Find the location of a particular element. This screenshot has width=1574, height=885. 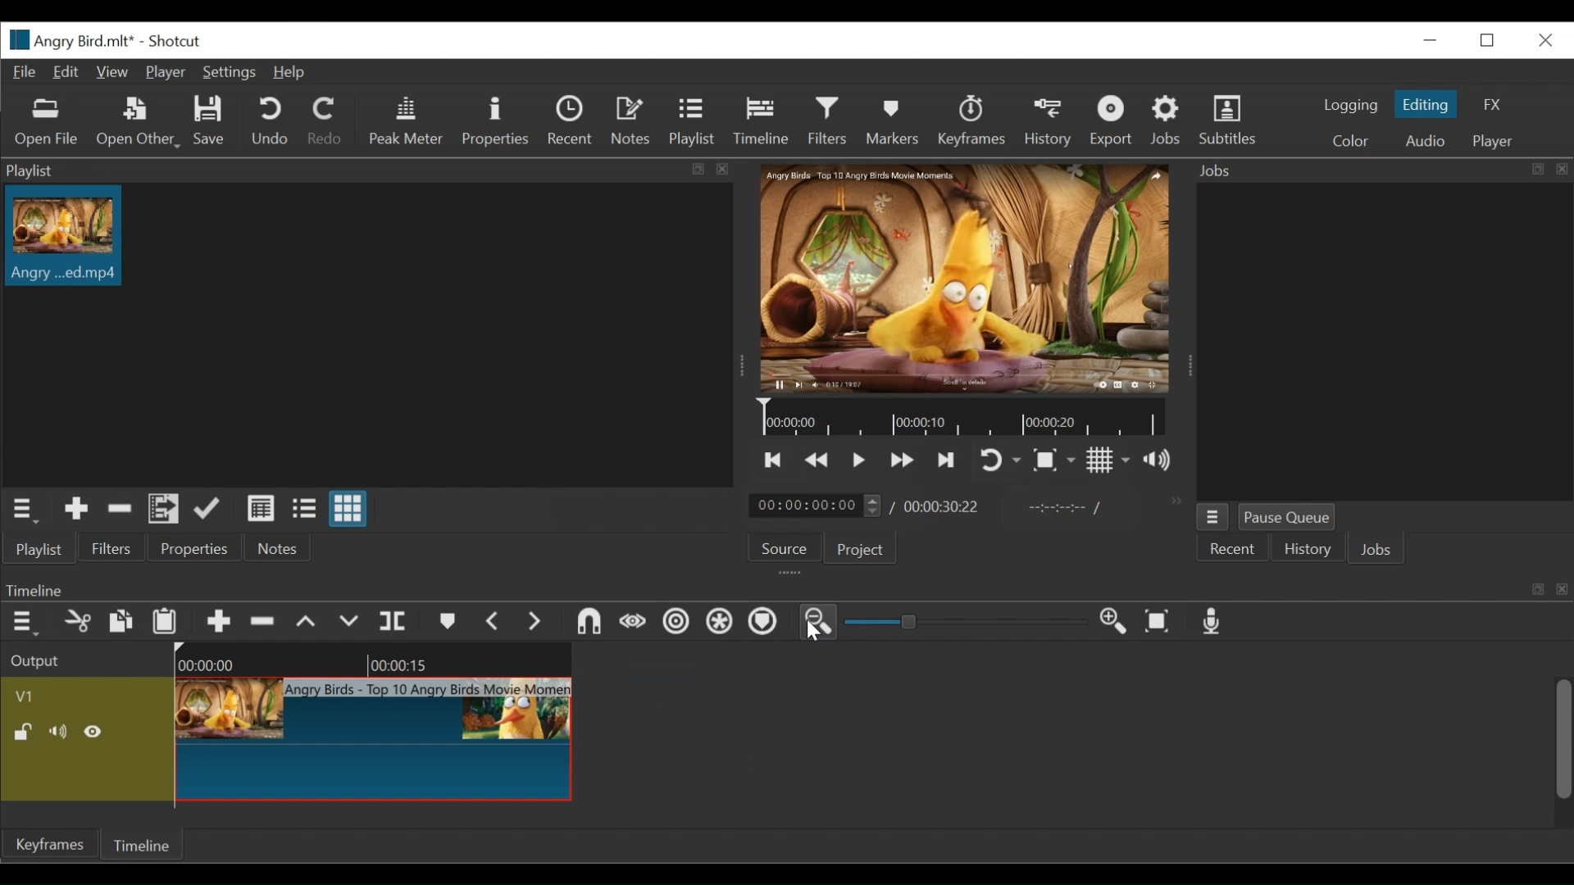

next is located at coordinates (539, 624).